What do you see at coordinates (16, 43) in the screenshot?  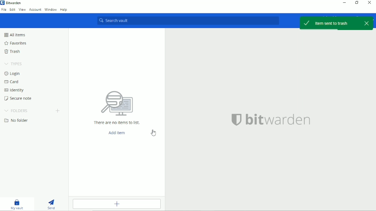 I see `Favorites` at bounding box center [16, 43].